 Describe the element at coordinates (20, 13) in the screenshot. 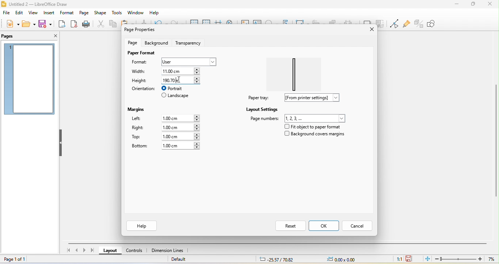

I see `edit` at that location.